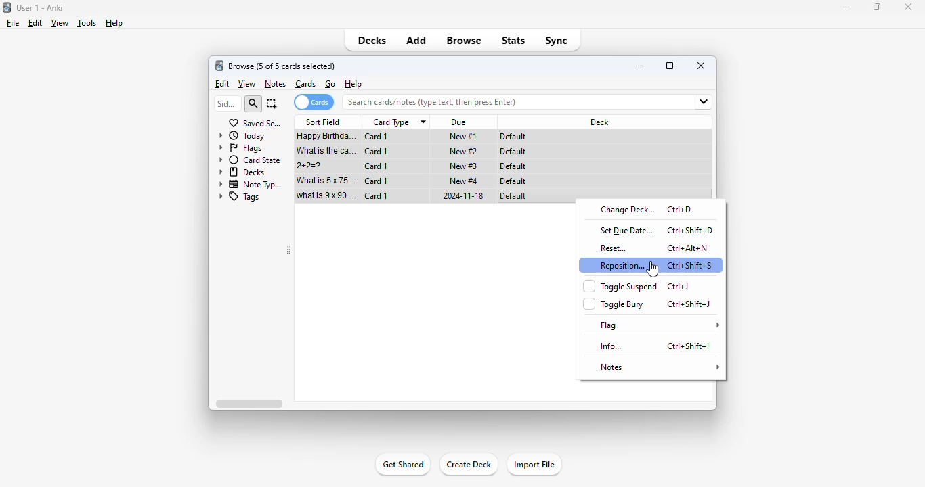 The width and height of the screenshot is (925, 487). I want to click on view, so click(60, 23).